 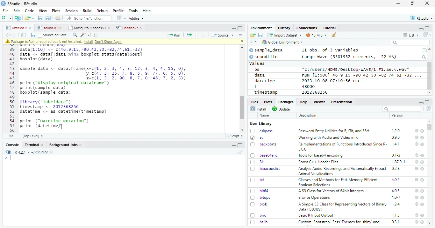 I want to click on Go to file/function, so click(x=89, y=18).